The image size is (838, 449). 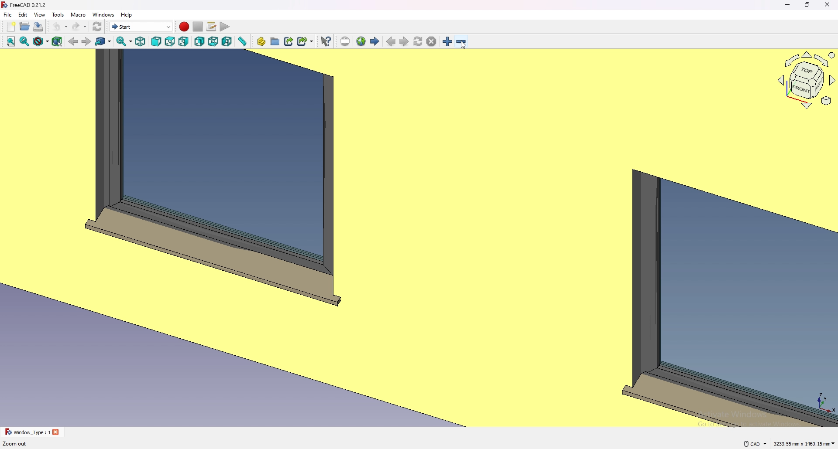 What do you see at coordinates (212, 26) in the screenshot?
I see `macros` at bounding box center [212, 26].